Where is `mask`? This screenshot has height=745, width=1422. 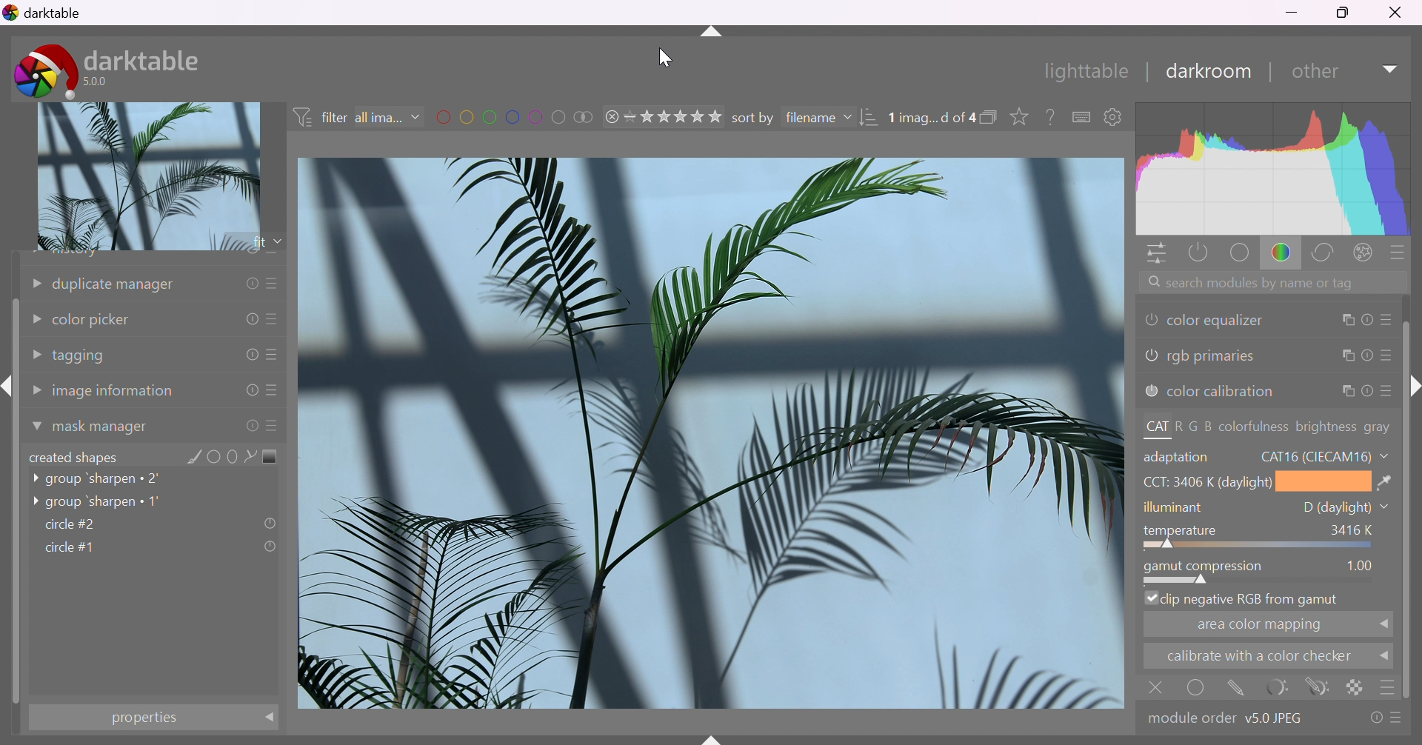 mask is located at coordinates (1231, 689).